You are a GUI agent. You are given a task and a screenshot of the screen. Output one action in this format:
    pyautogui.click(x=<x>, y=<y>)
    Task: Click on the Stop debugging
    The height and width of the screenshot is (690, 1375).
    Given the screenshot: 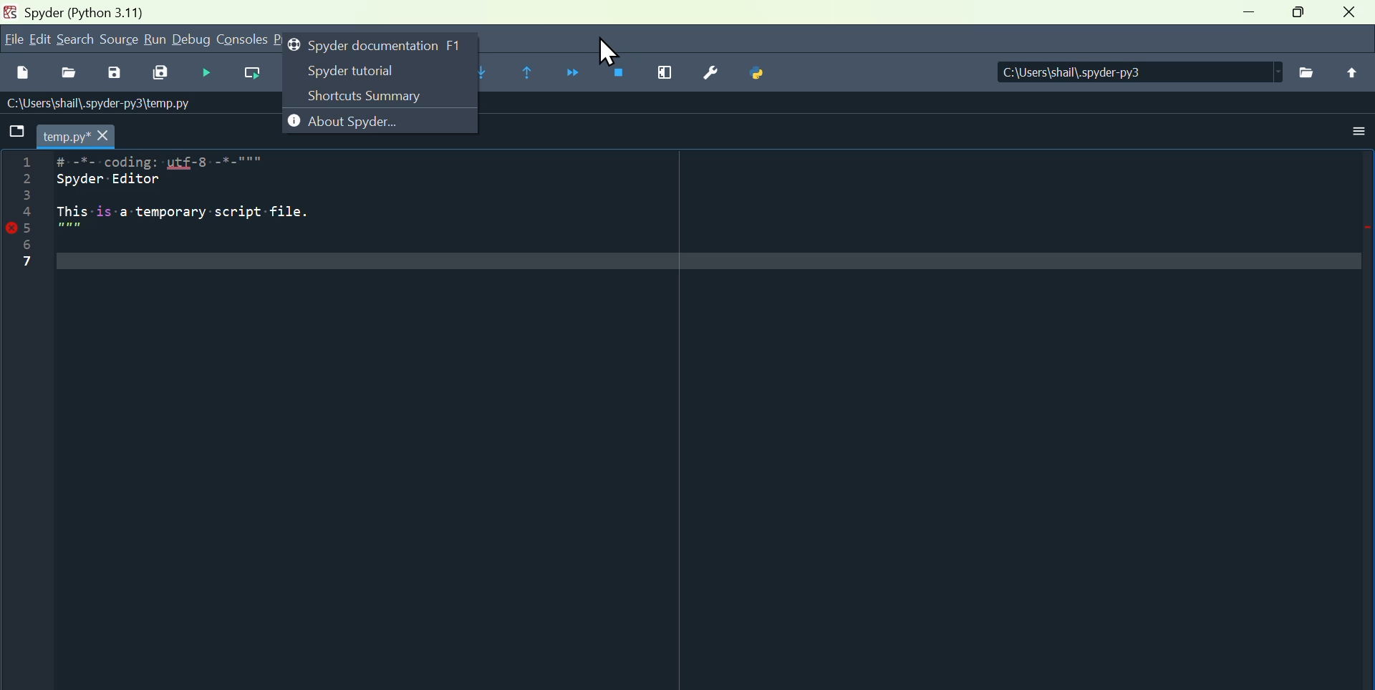 What is the action you would take?
    pyautogui.click(x=619, y=72)
    